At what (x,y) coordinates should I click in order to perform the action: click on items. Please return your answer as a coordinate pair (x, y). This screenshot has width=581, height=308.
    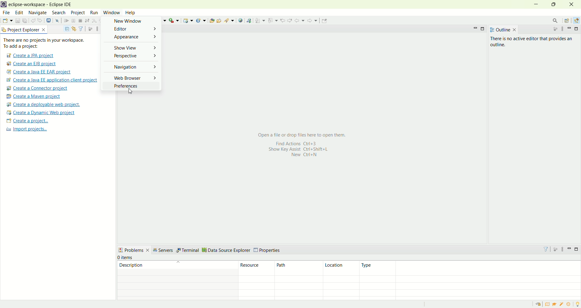
    Looking at the image, I should click on (127, 258).